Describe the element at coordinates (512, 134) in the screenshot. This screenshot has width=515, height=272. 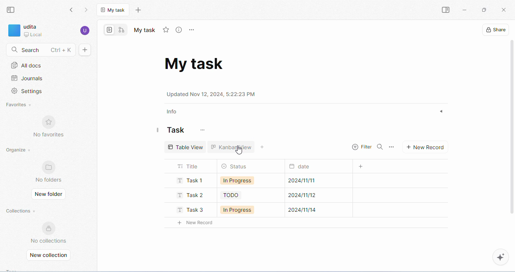
I see `vertical scroll bar` at that location.